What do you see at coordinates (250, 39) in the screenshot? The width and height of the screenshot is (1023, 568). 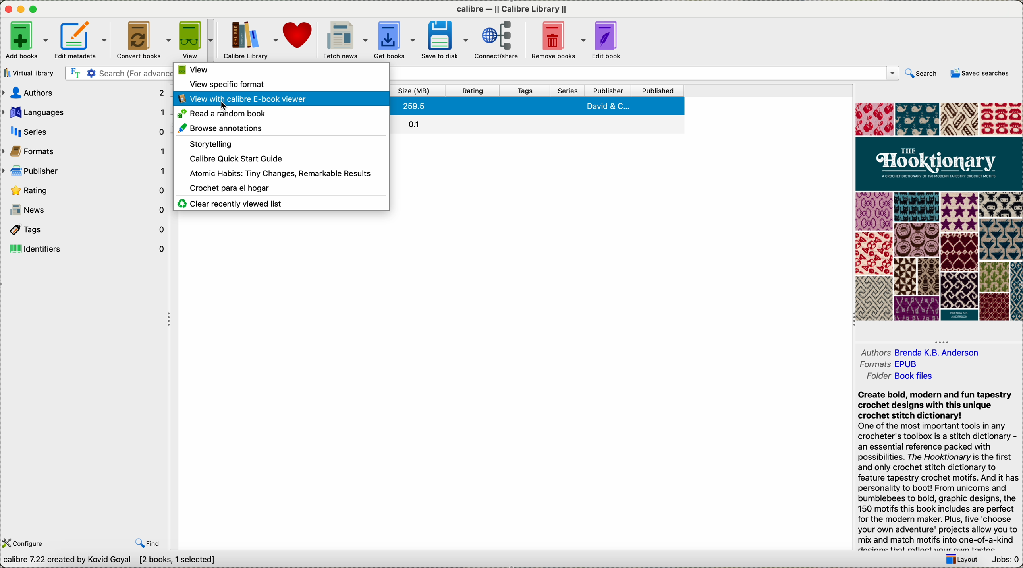 I see `Calibre library` at bounding box center [250, 39].